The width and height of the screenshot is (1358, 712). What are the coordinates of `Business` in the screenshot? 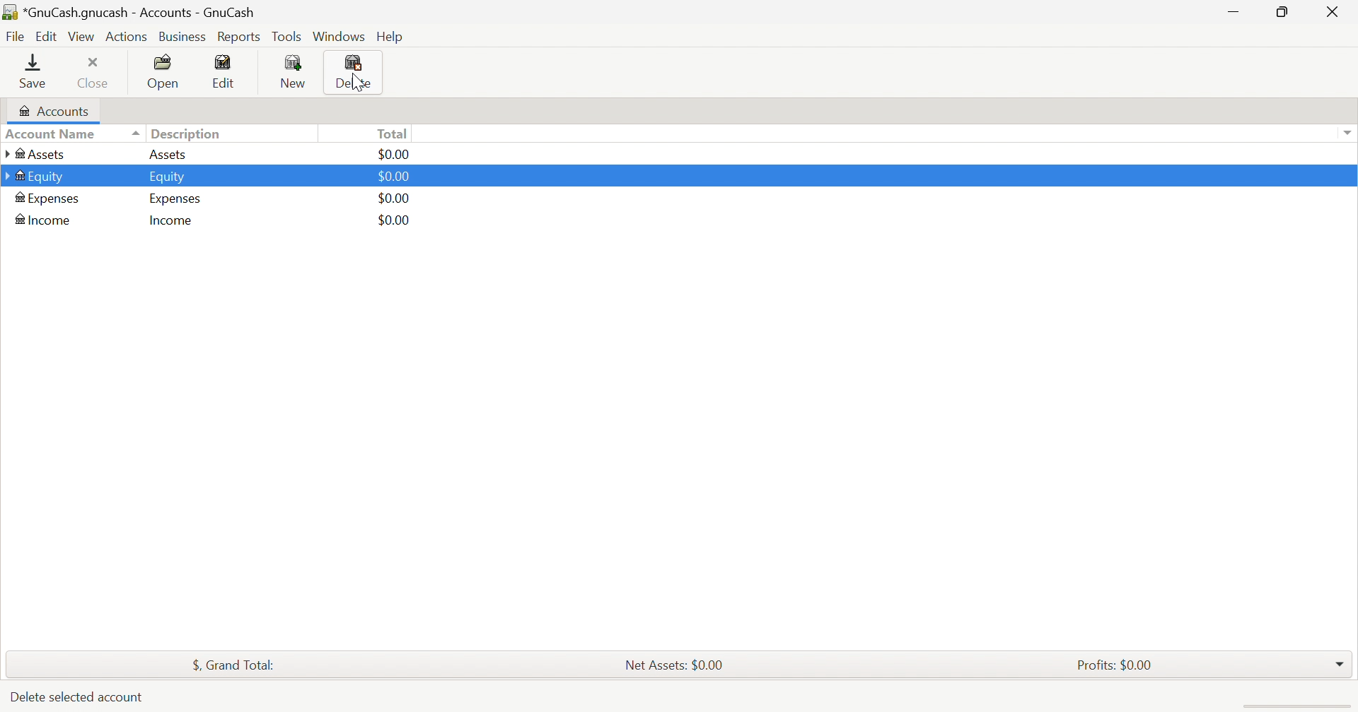 It's located at (183, 37).